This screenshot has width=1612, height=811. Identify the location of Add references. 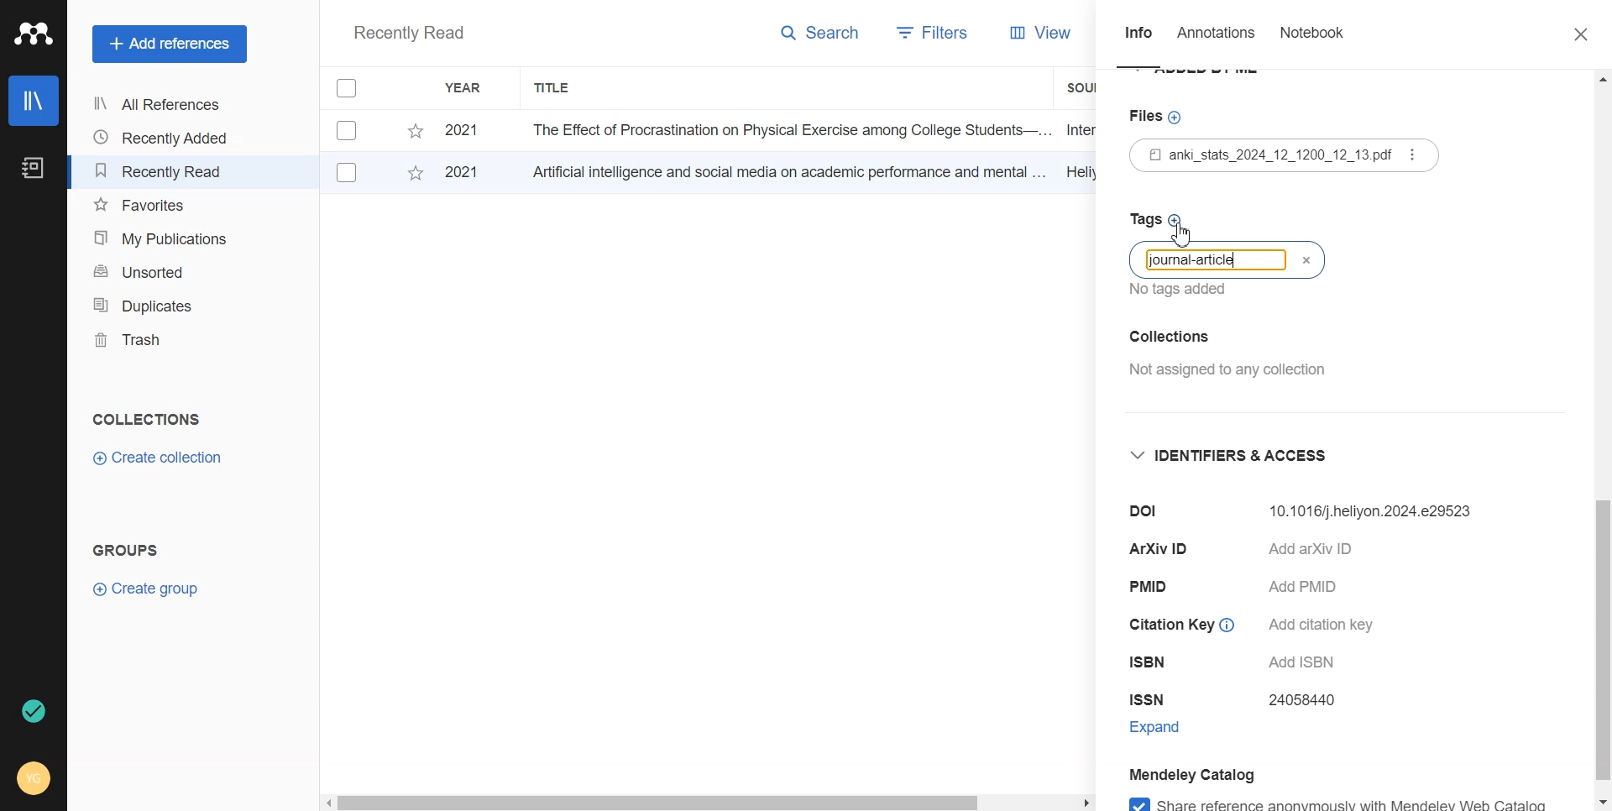
(170, 44).